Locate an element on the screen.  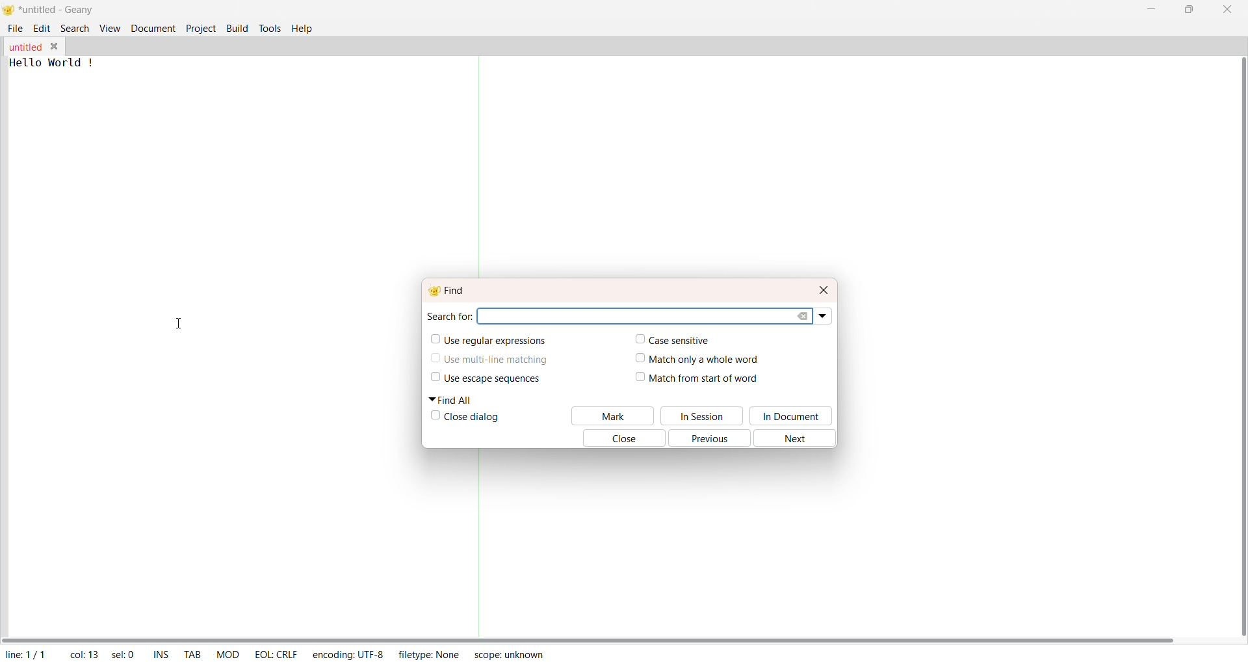
Close is located at coordinates (1225, 10).